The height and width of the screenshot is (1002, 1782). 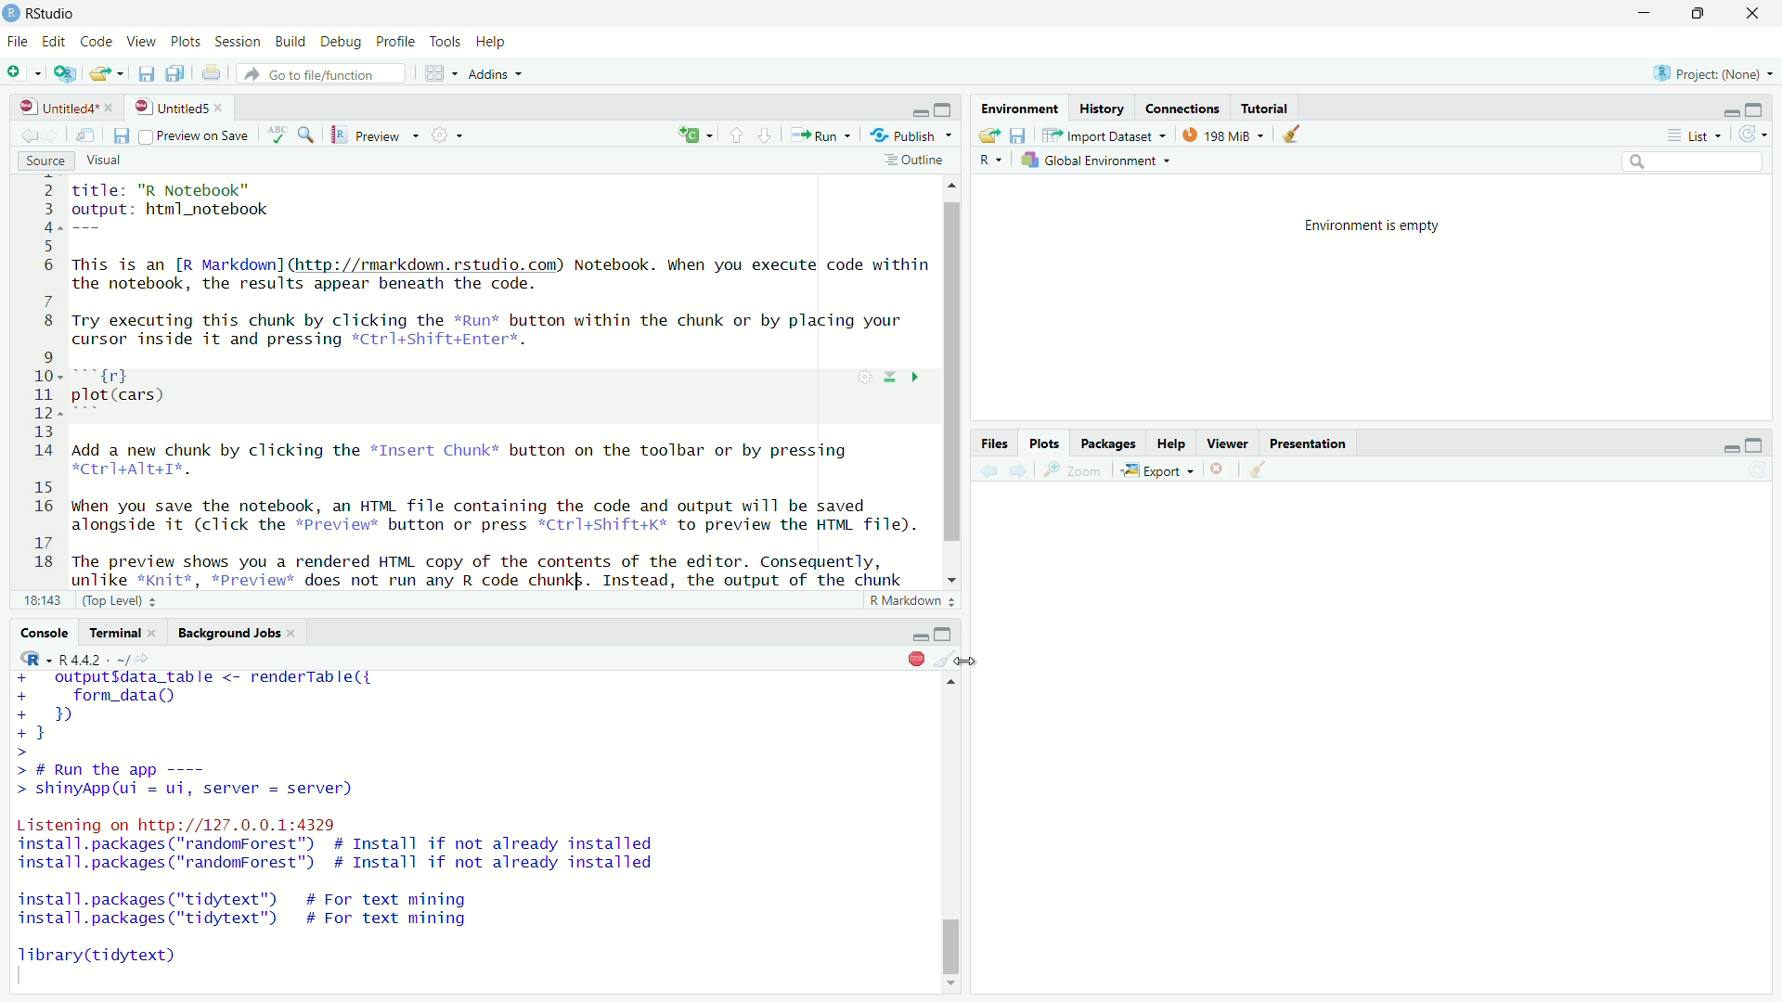 I want to click on Preview, so click(x=376, y=135).